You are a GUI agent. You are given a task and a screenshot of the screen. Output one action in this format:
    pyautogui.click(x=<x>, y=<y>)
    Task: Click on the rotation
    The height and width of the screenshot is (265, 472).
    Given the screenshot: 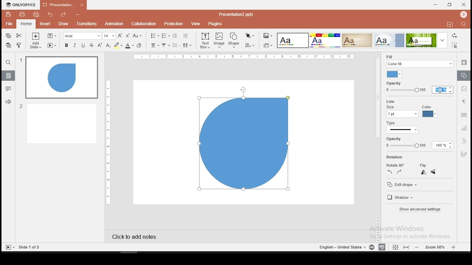 What is the action you would take?
    pyautogui.click(x=396, y=157)
    